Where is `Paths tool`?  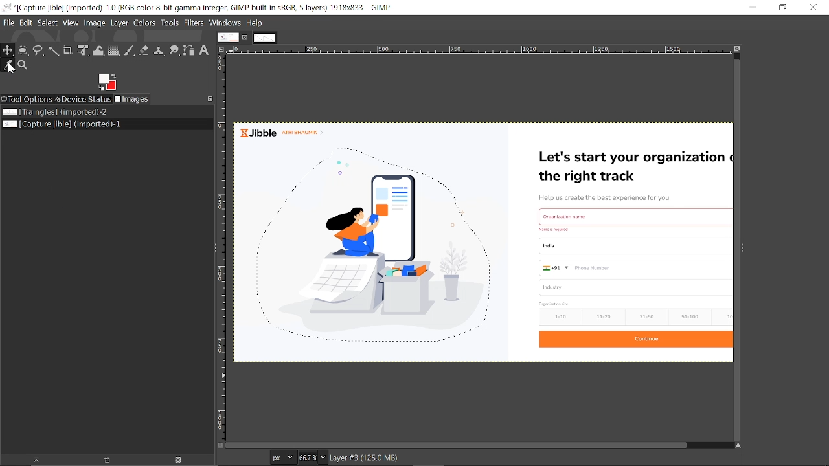
Paths tool is located at coordinates (188, 52).